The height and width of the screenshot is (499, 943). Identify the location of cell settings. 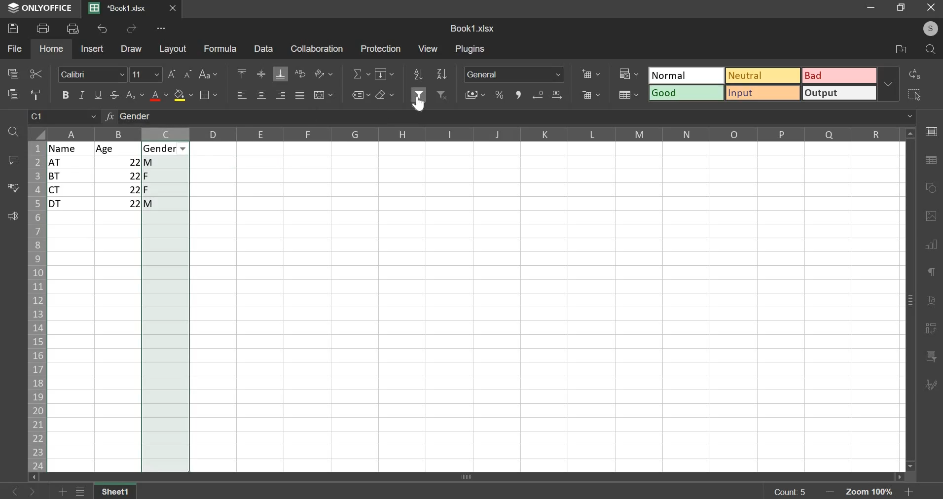
(931, 131).